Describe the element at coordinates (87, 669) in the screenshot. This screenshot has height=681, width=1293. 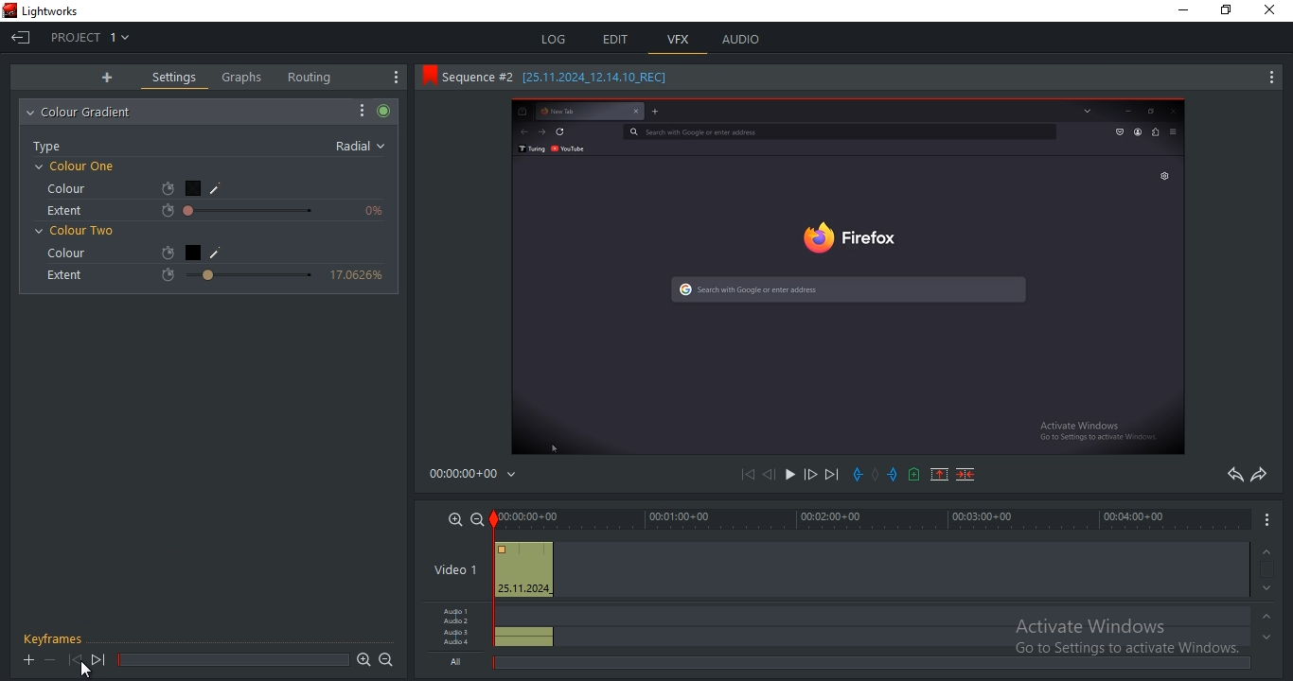
I see `Pointer Cursor` at that location.